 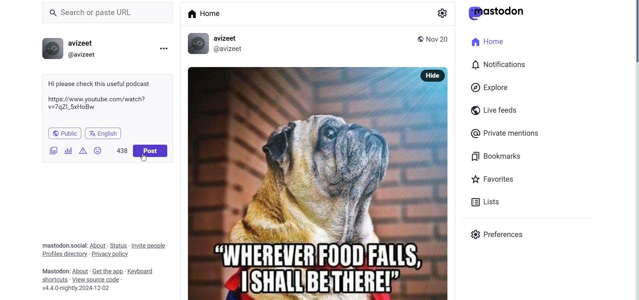 What do you see at coordinates (165, 48) in the screenshot?
I see `menu` at bounding box center [165, 48].